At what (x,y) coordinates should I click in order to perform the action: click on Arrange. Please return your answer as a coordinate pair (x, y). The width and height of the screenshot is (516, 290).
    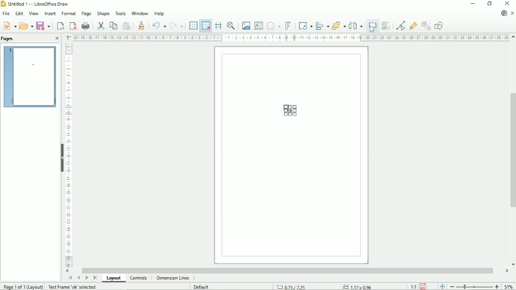
    Looking at the image, I should click on (338, 25).